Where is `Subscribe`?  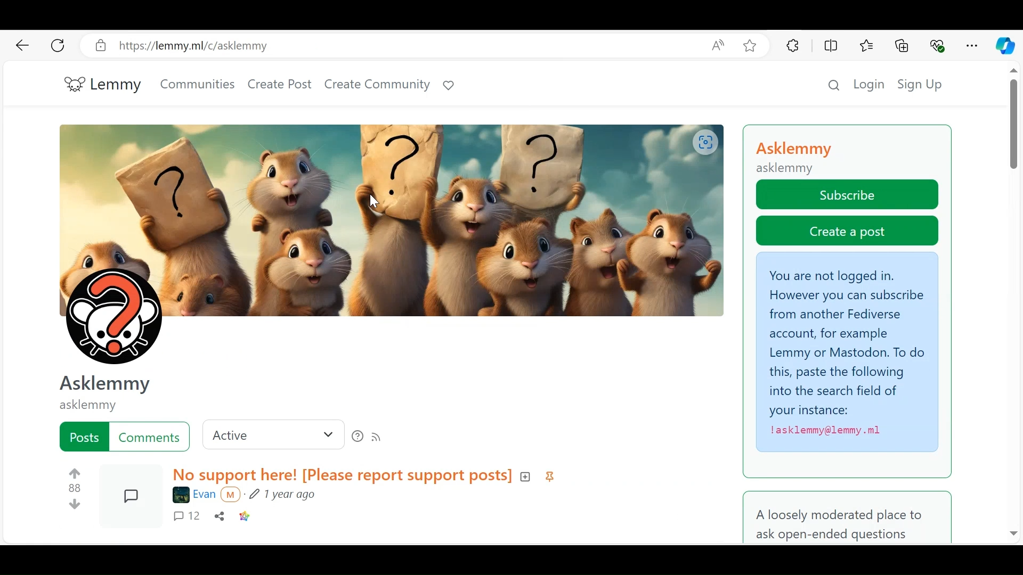 Subscribe is located at coordinates (848, 194).